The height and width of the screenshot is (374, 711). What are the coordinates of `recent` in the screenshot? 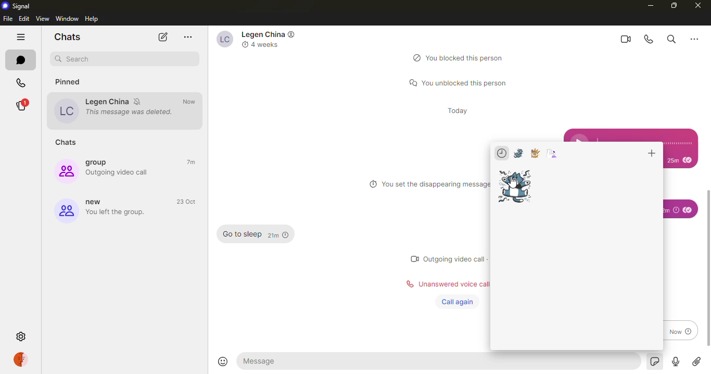 It's located at (502, 153).